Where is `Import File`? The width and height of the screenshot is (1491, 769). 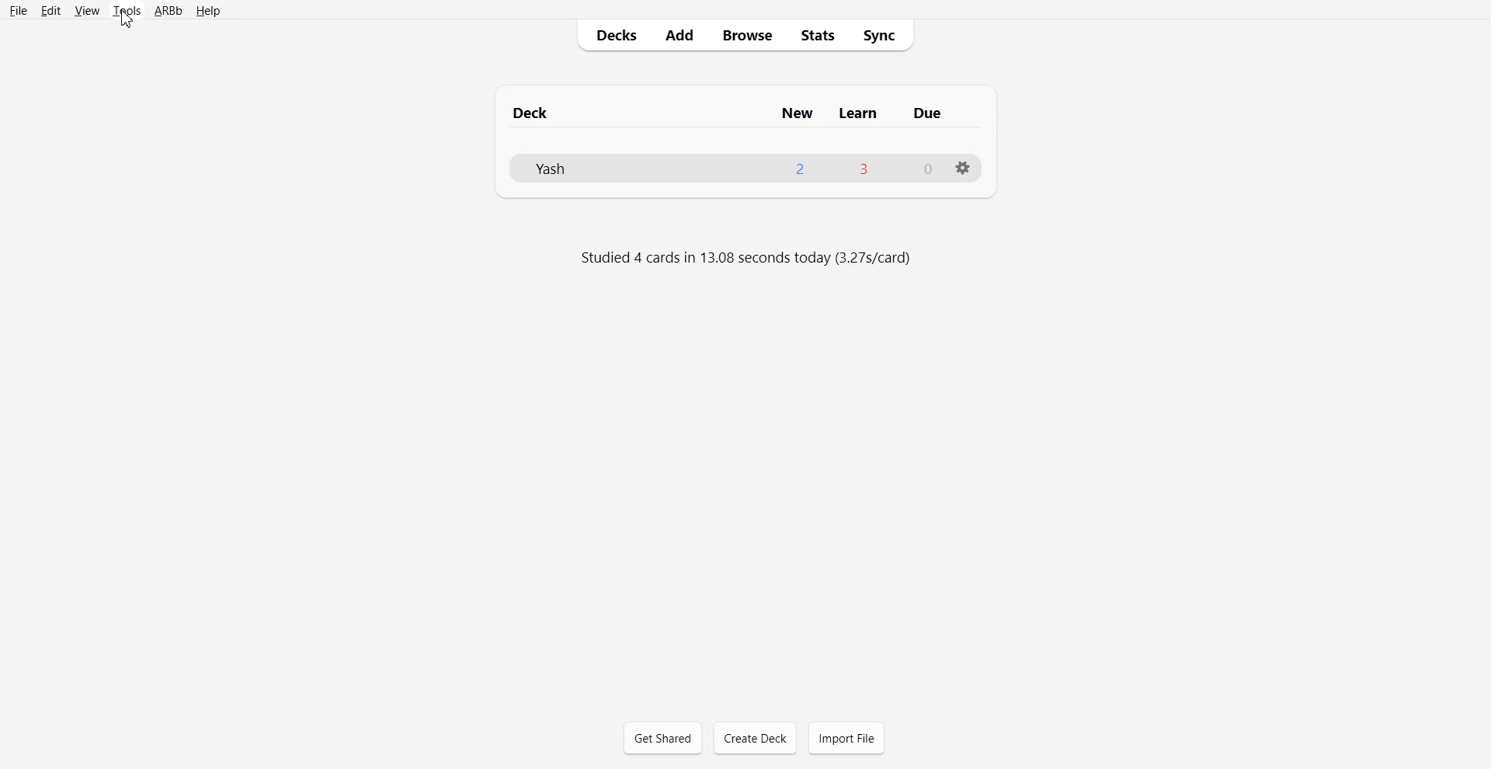
Import File is located at coordinates (846, 737).